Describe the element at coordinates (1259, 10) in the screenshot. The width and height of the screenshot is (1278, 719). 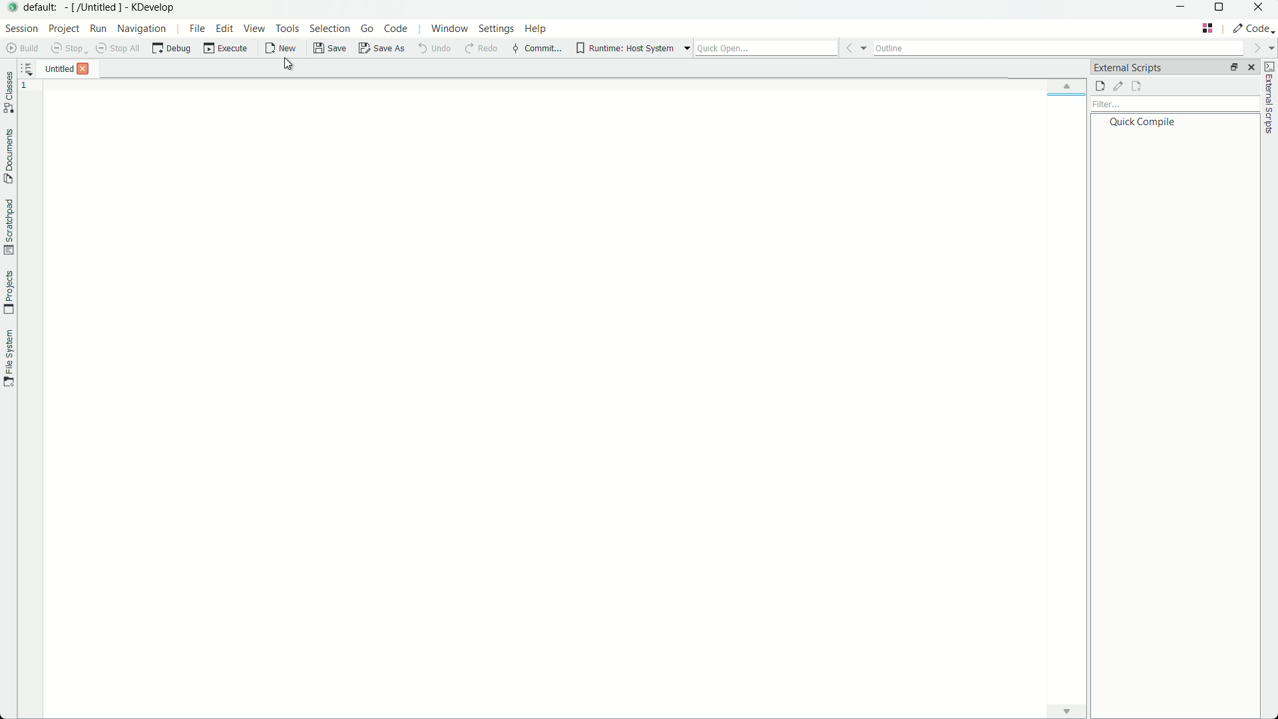
I see `close app` at that location.